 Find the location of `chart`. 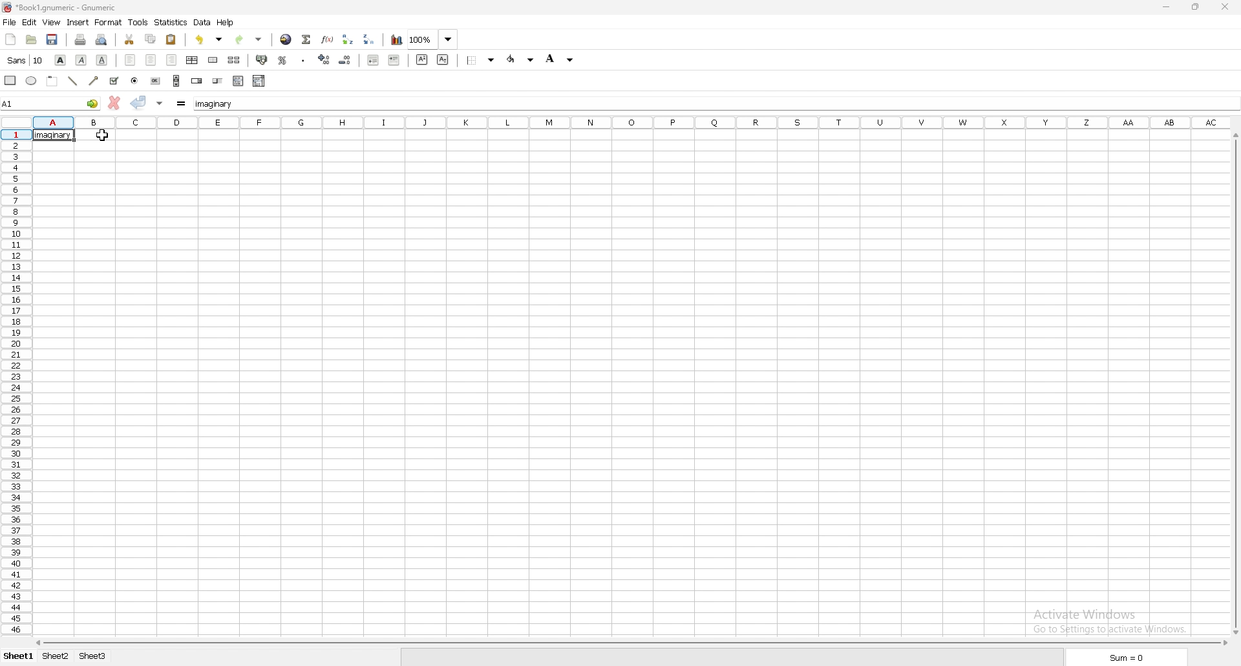

chart is located at coordinates (396, 40).